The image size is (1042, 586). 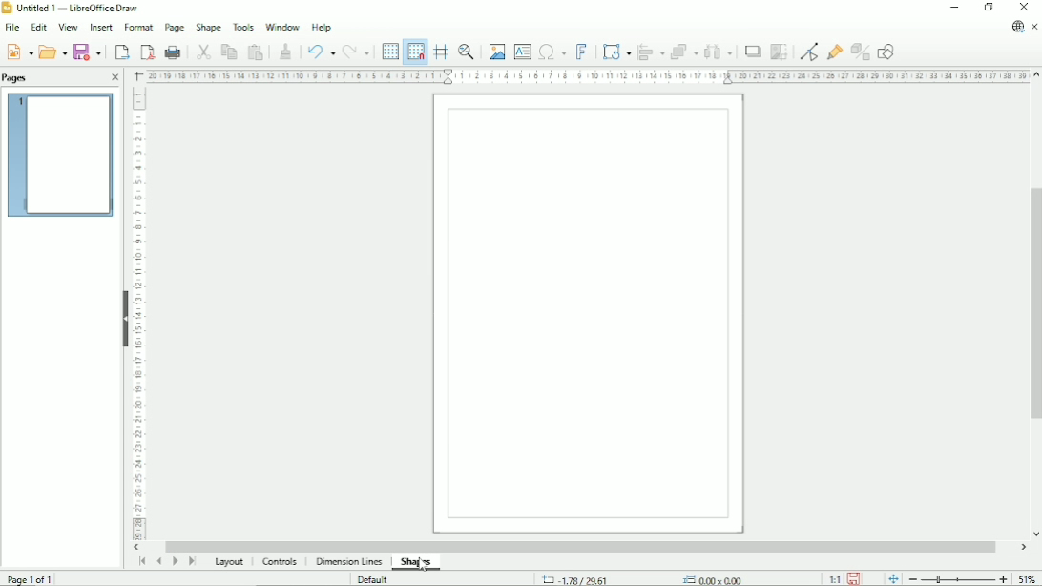 I want to click on Layout, so click(x=227, y=563).